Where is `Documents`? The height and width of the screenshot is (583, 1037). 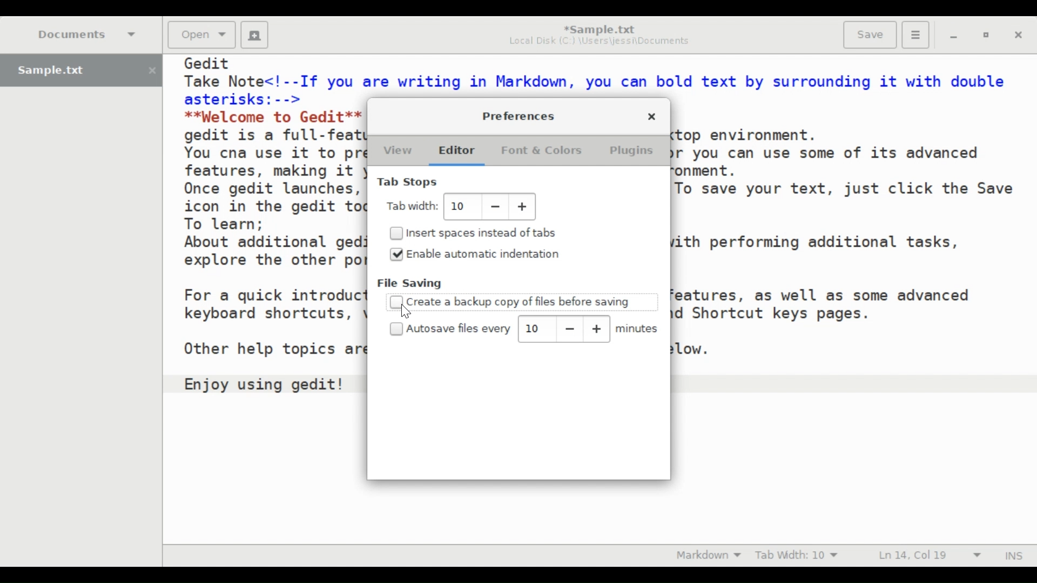
Documents is located at coordinates (88, 34).